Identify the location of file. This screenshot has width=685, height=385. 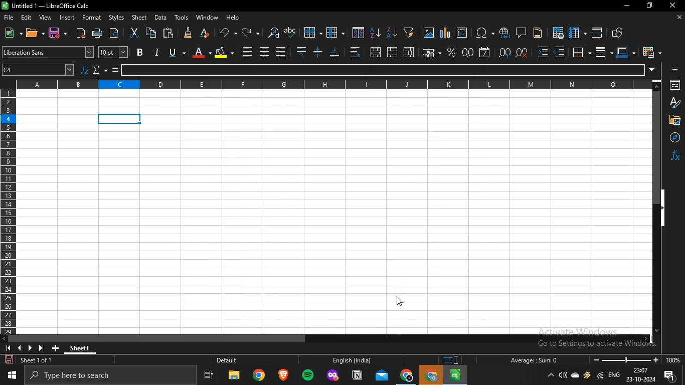
(10, 18).